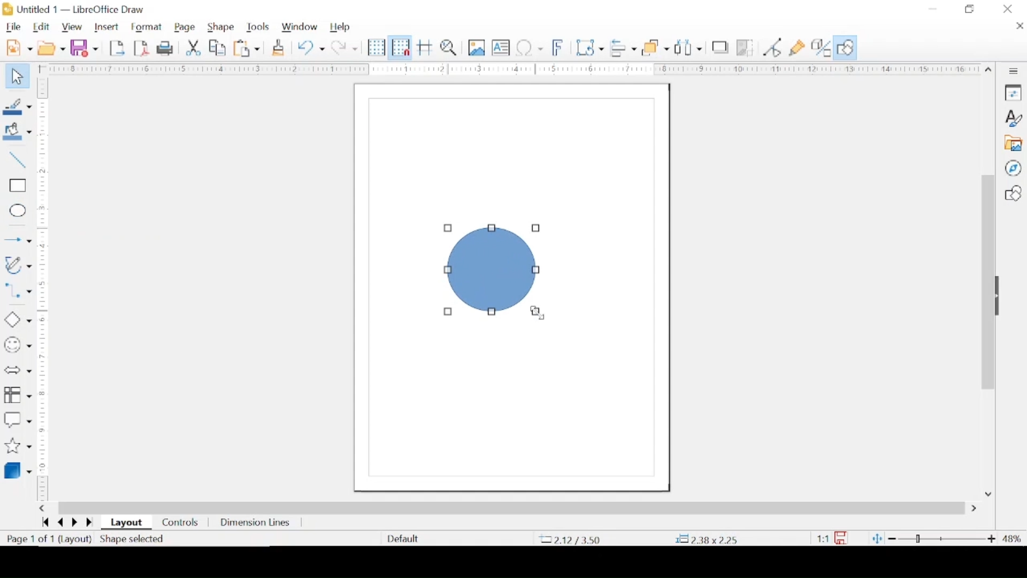 The height and width of the screenshot is (578, 1027). Describe the element at coordinates (258, 27) in the screenshot. I see `tools` at that location.